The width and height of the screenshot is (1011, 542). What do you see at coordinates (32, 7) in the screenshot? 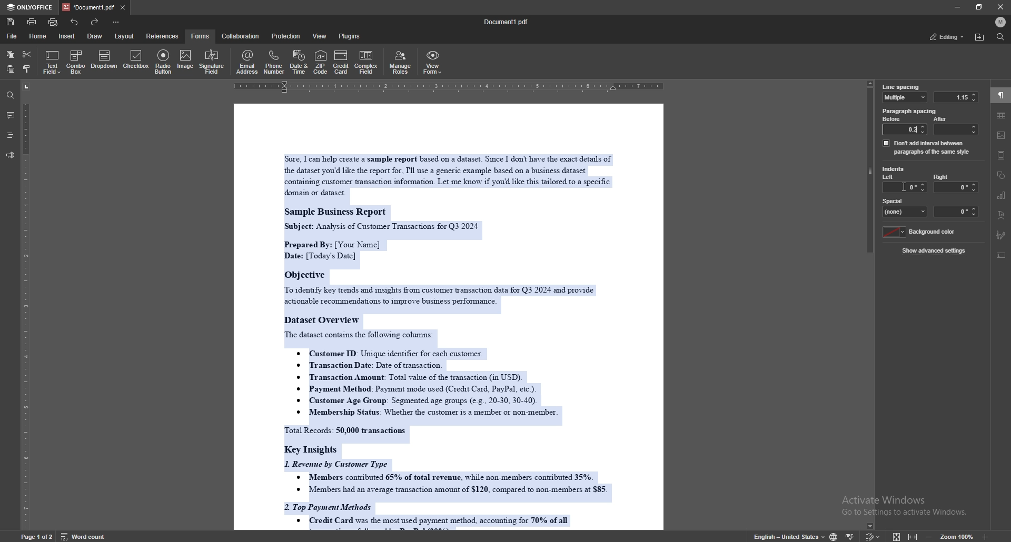
I see `onlyoffice` at bounding box center [32, 7].